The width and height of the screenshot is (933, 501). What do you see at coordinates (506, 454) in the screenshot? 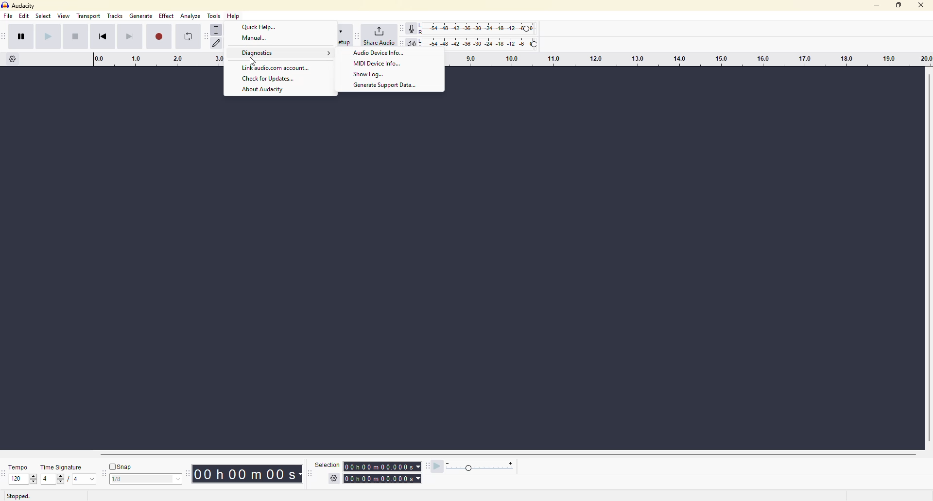
I see `horizontal scrollbar` at bounding box center [506, 454].